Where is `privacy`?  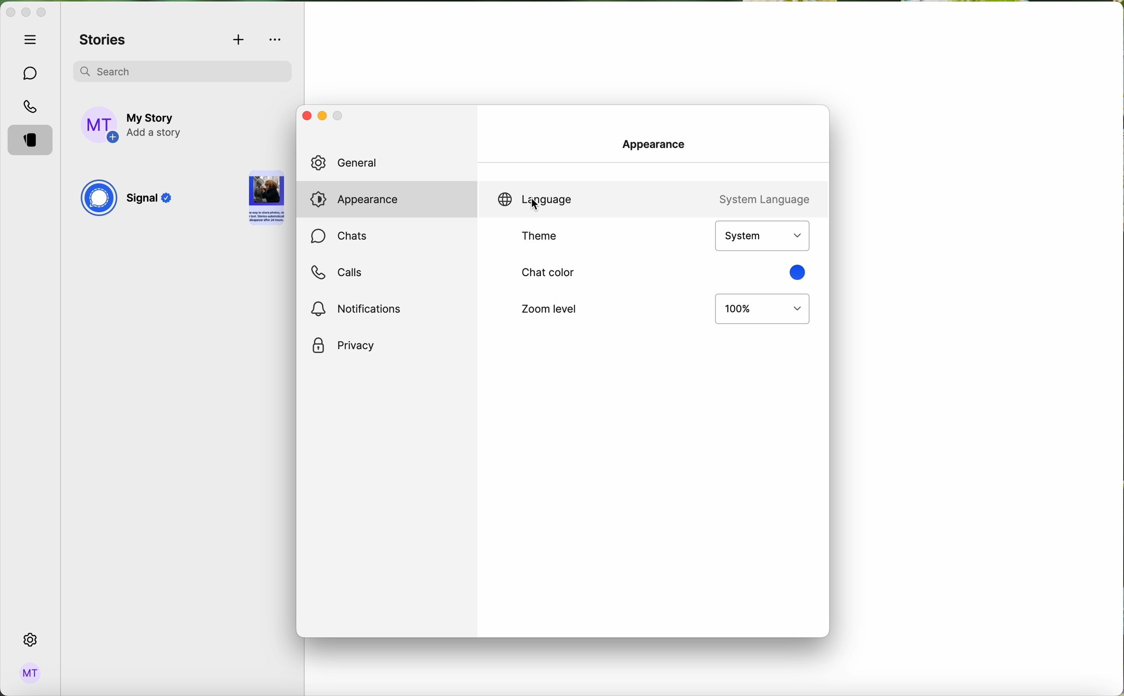
privacy is located at coordinates (343, 346).